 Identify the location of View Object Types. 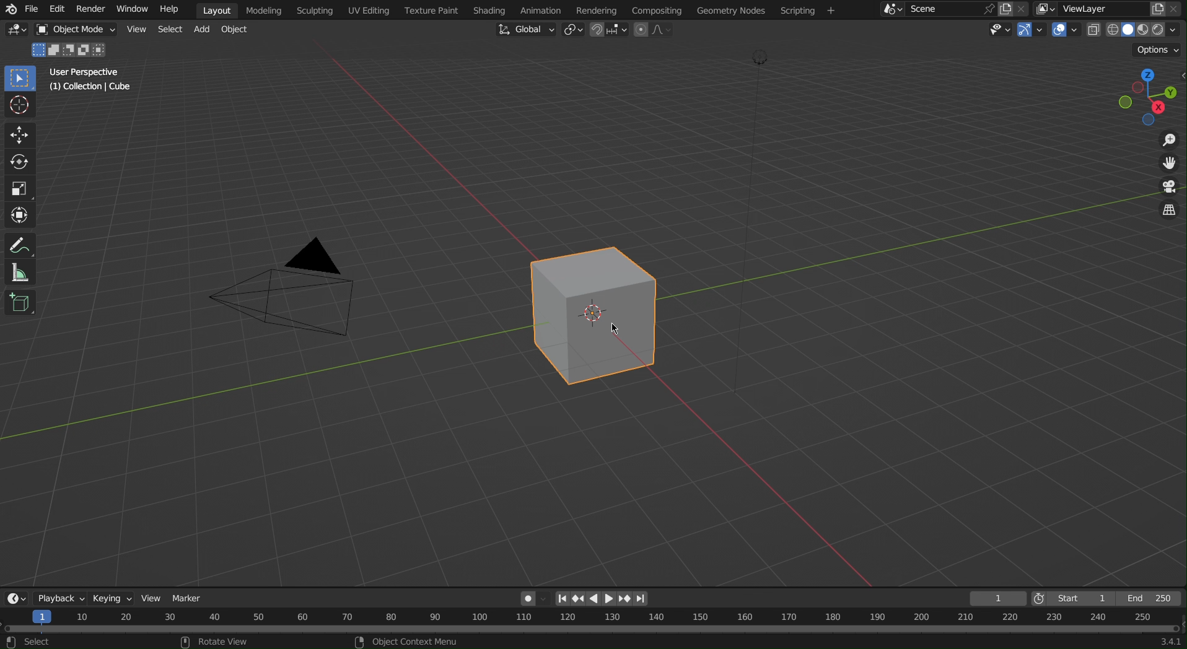
(1002, 30).